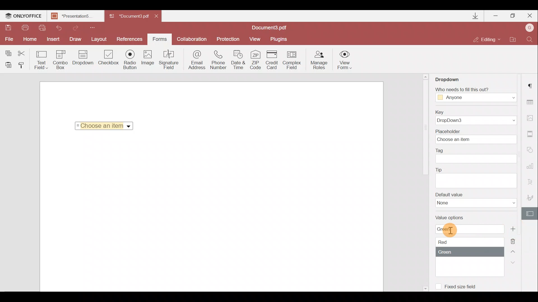 The image size is (538, 302). Describe the element at coordinates (495, 16) in the screenshot. I see `Minimize` at that location.